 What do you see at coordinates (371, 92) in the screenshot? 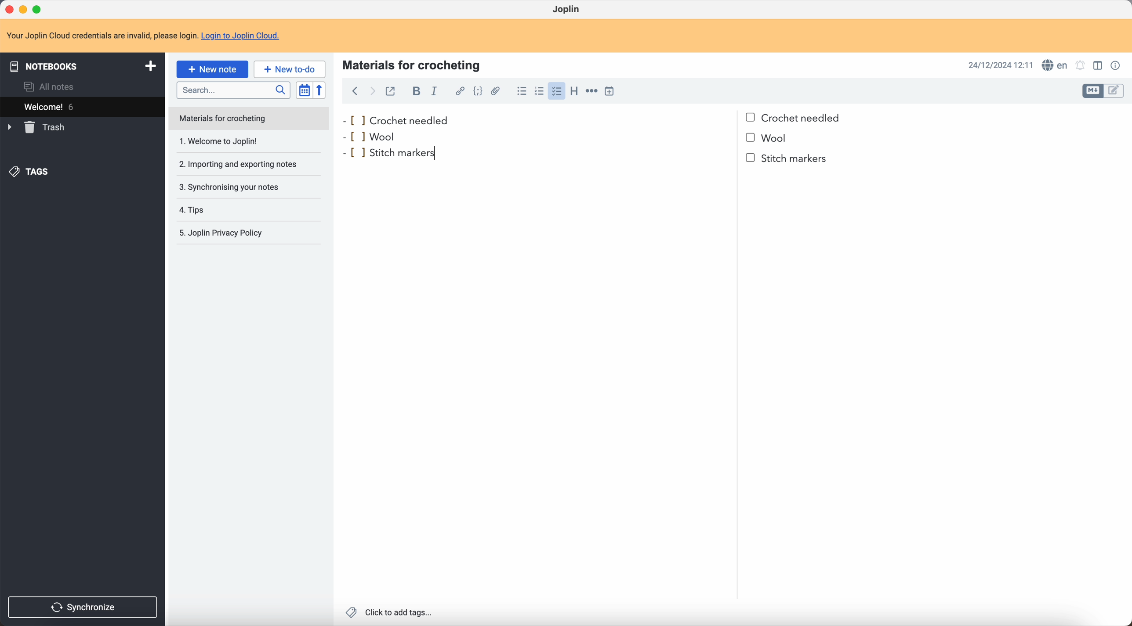
I see `foward` at bounding box center [371, 92].